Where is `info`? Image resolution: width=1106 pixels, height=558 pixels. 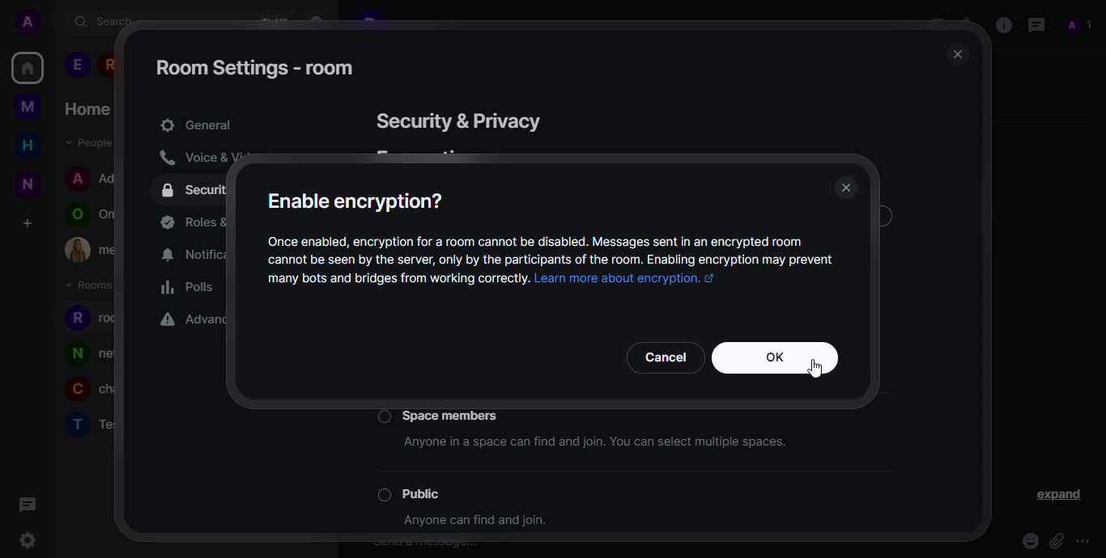 info is located at coordinates (1002, 23).